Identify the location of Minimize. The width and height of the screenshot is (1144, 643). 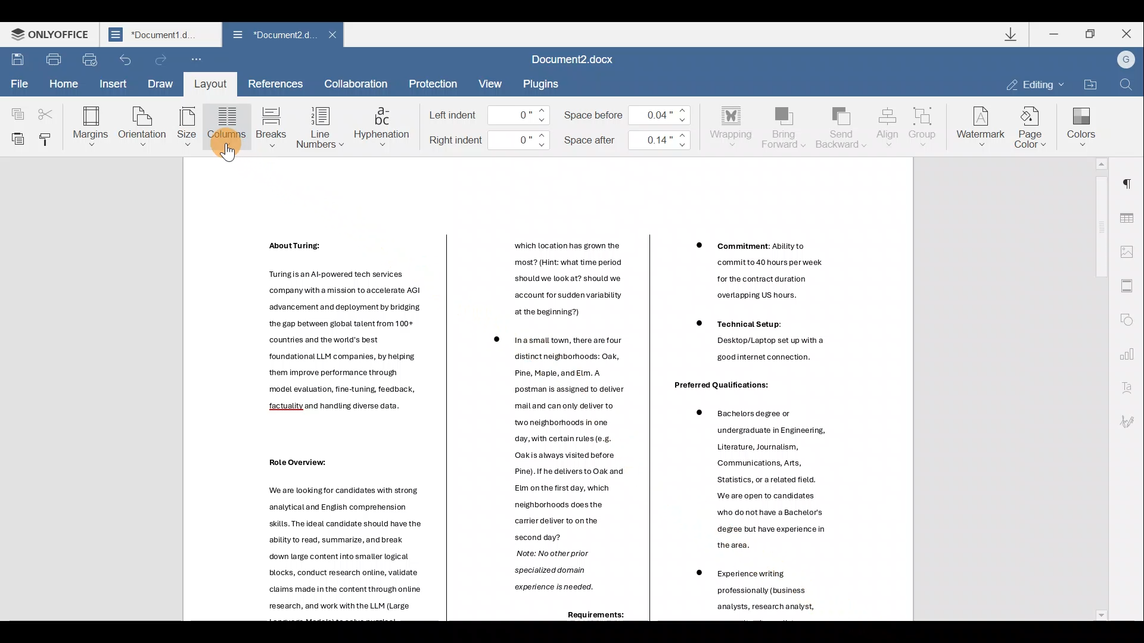
(1056, 33).